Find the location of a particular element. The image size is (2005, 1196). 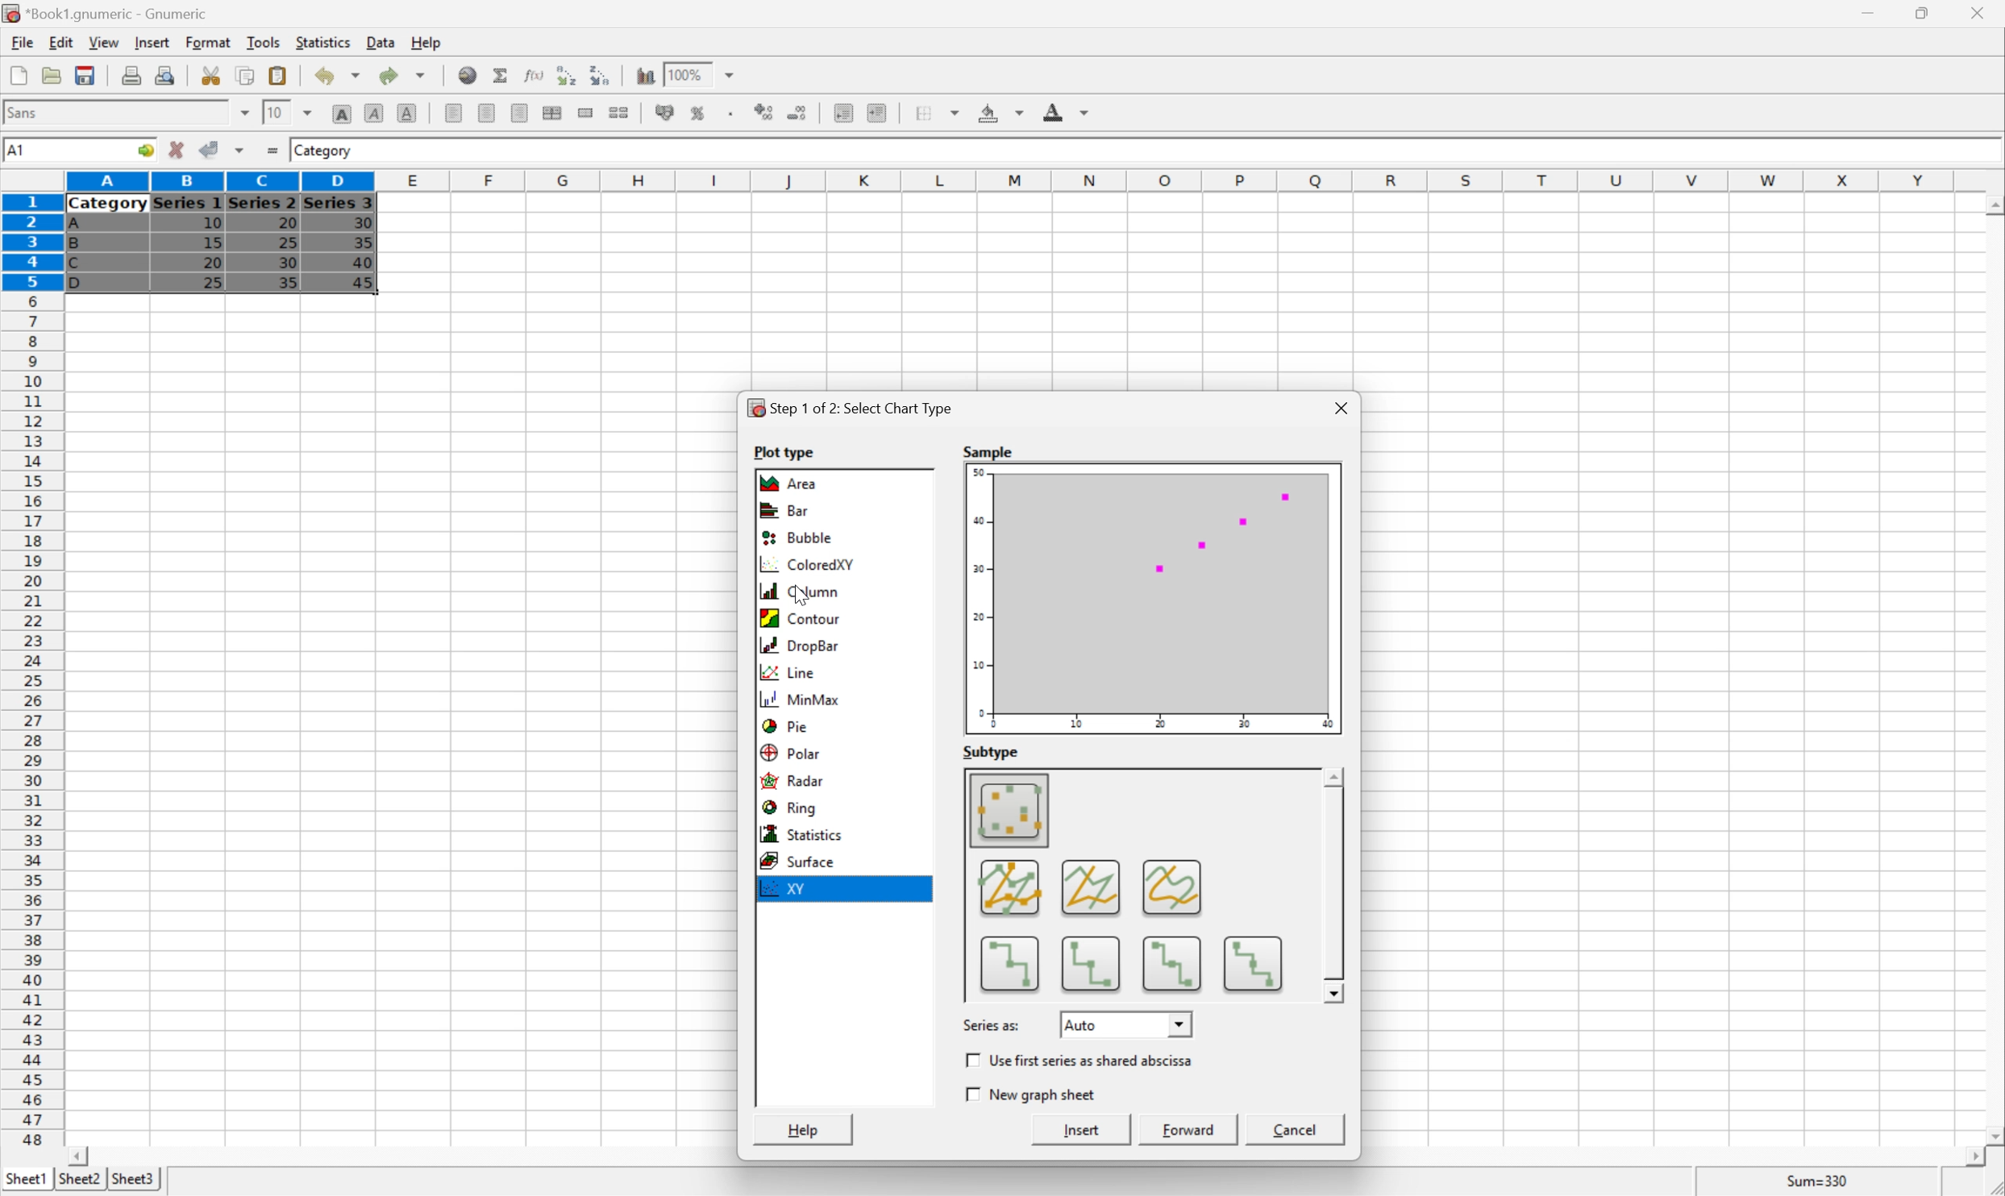

Copy selection is located at coordinates (246, 74).